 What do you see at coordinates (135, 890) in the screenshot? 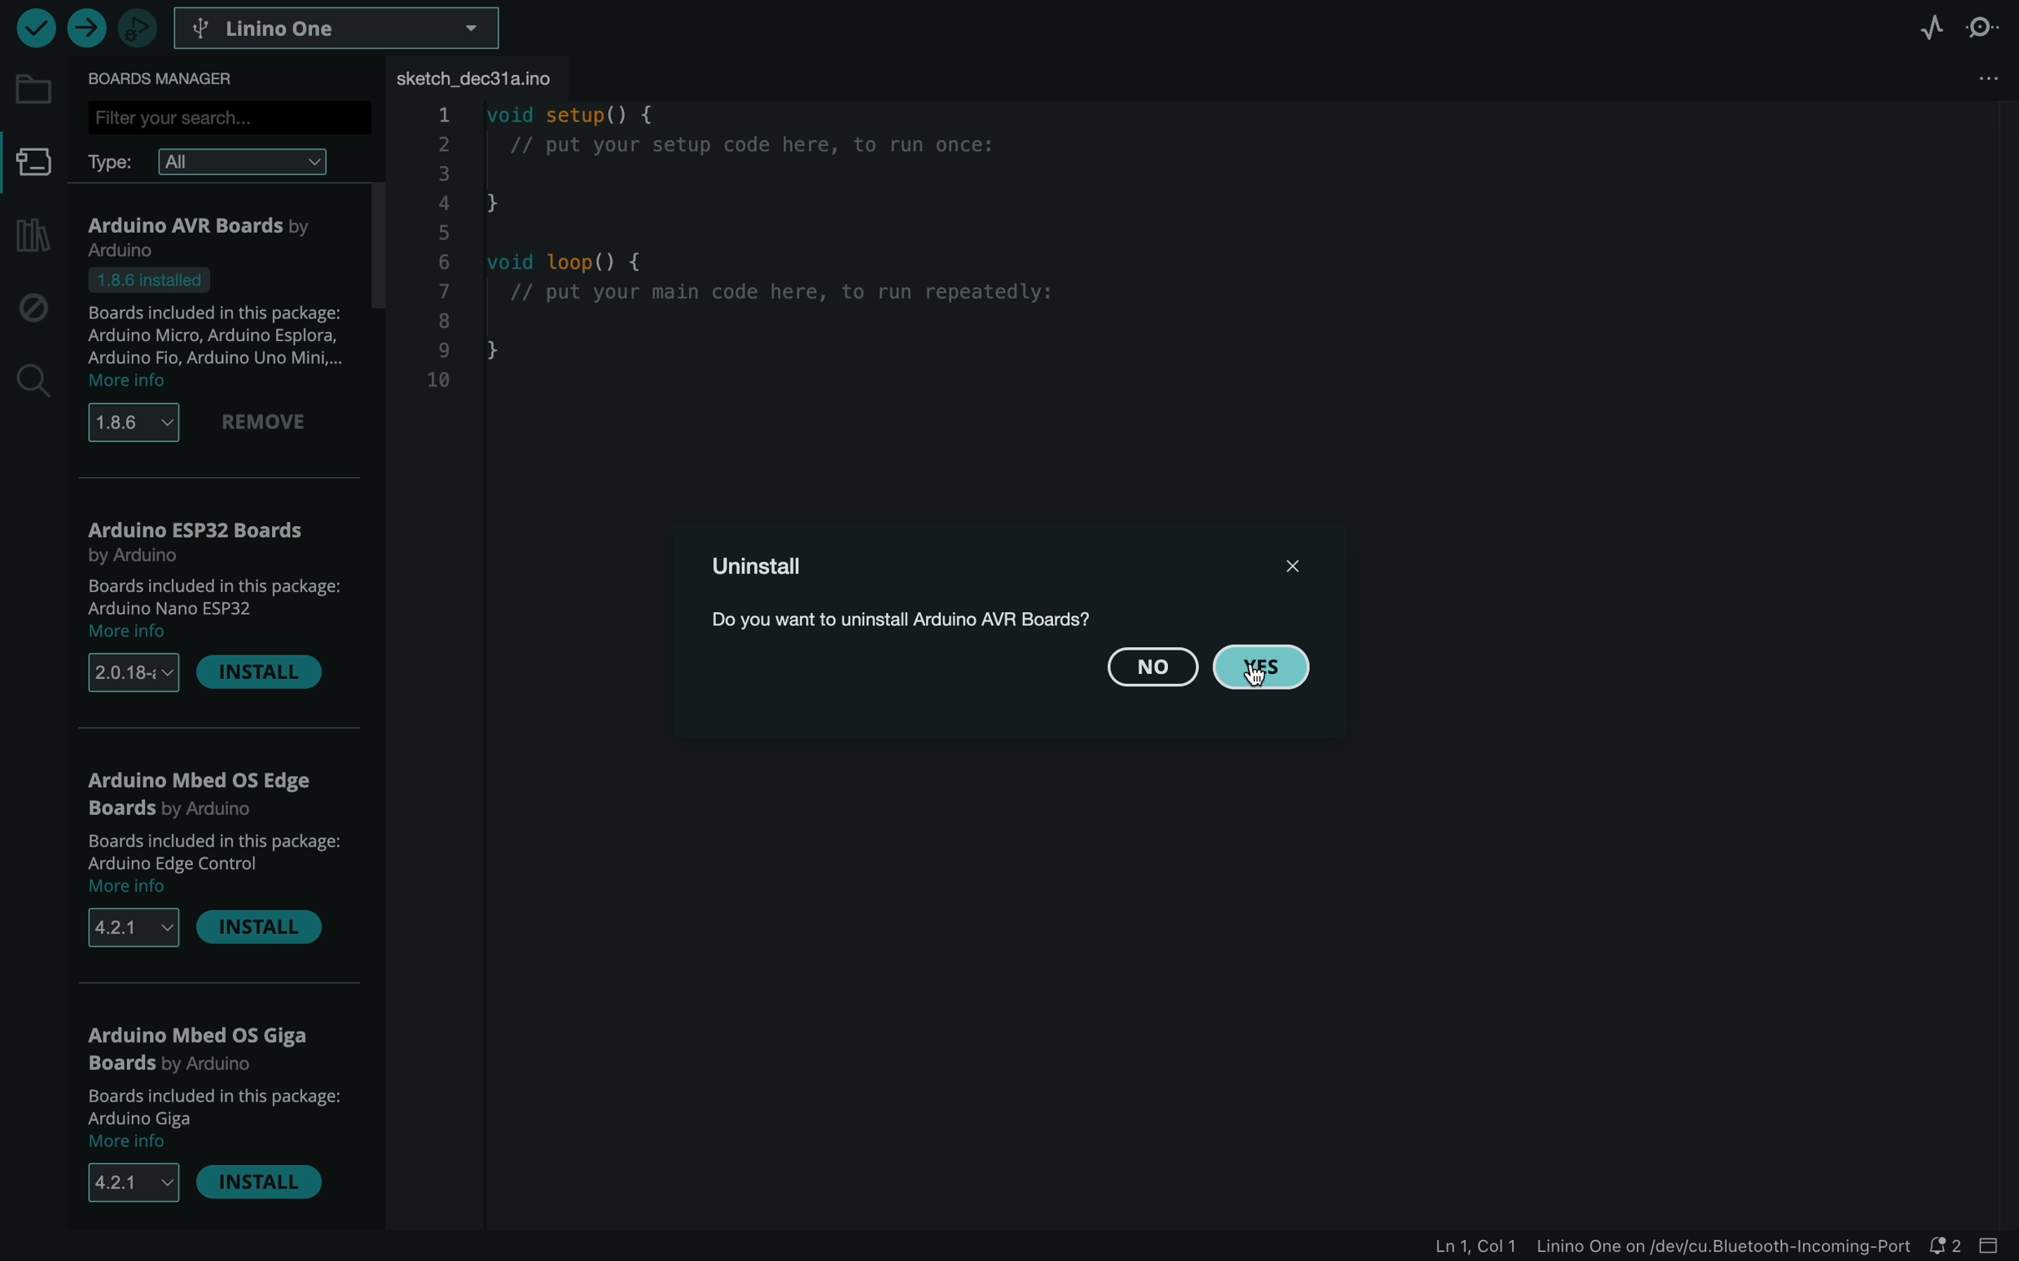
I see `more info` at bounding box center [135, 890].